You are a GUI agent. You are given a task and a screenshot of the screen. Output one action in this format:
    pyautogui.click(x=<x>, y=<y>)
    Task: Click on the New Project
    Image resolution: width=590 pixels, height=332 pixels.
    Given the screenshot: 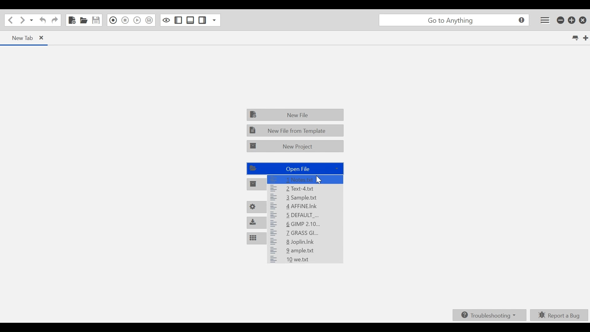 What is the action you would take?
    pyautogui.click(x=296, y=146)
    